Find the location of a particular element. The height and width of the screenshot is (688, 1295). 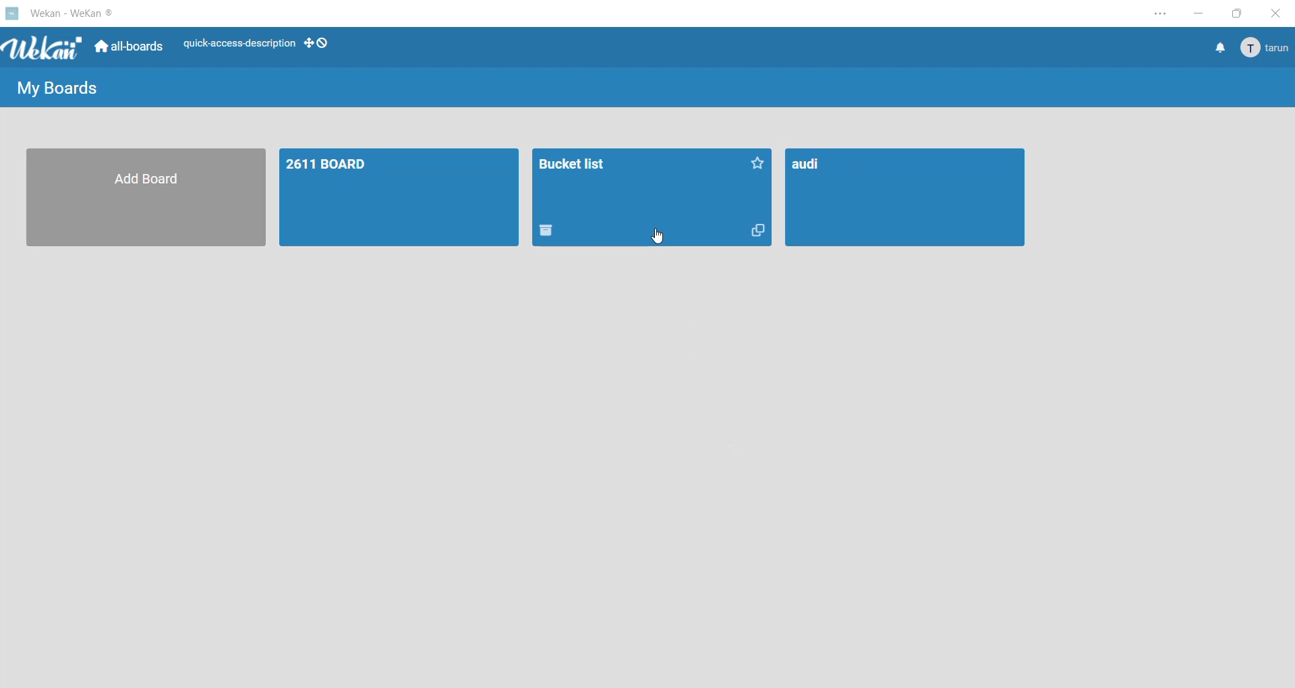

show desktop drag handles is located at coordinates (320, 44).